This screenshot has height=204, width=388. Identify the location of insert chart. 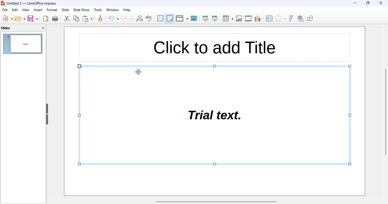
(258, 18).